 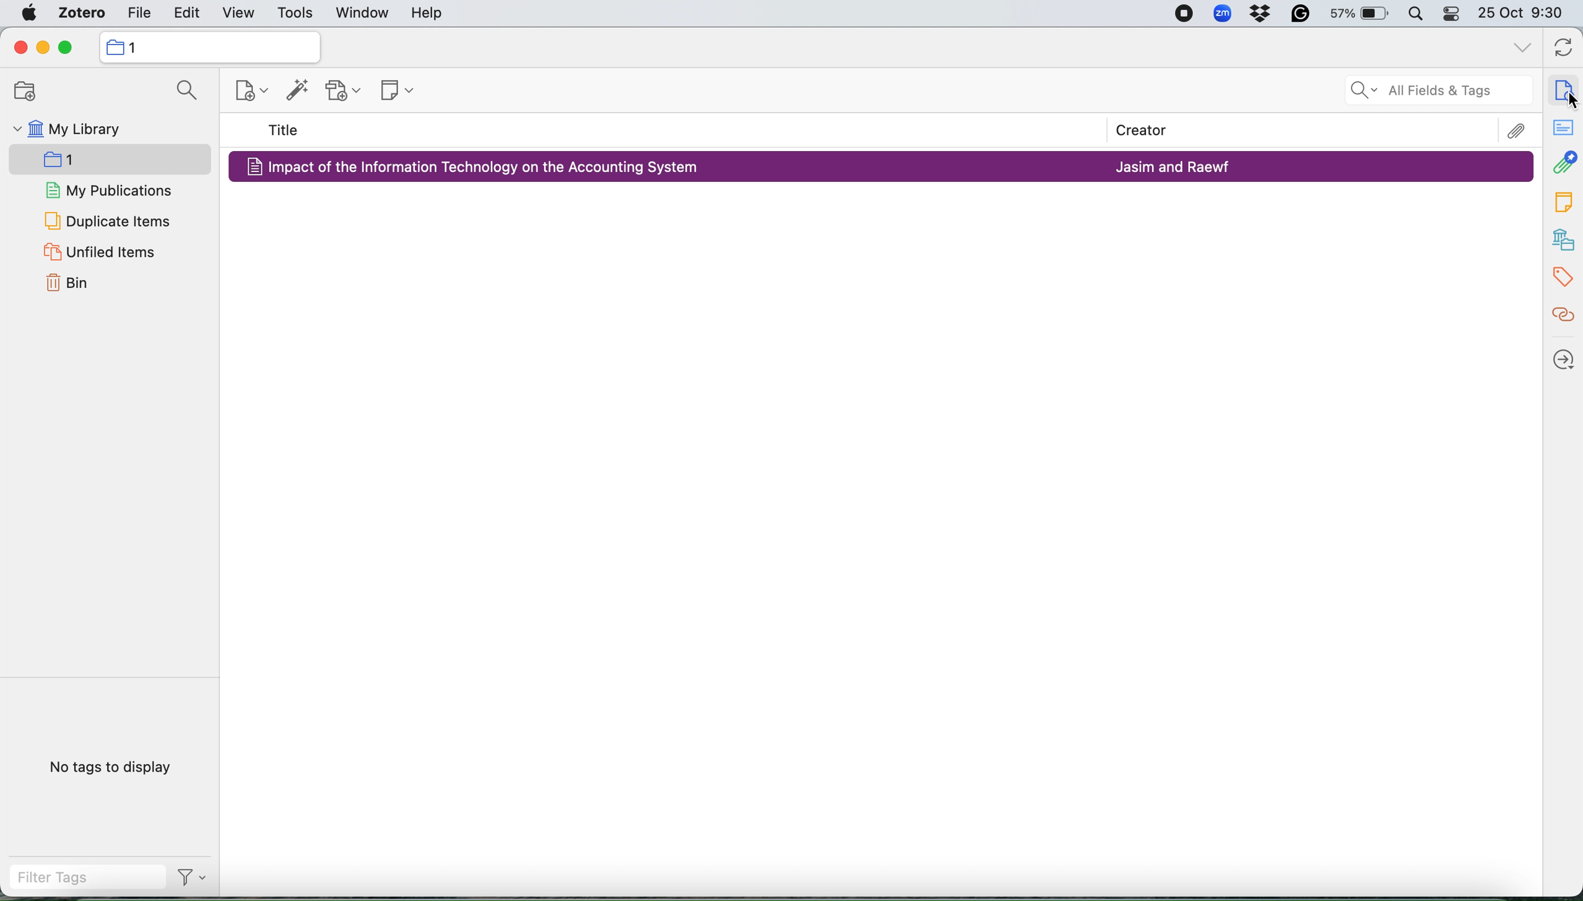 What do you see at coordinates (1562, 358) in the screenshot?
I see `locate` at bounding box center [1562, 358].